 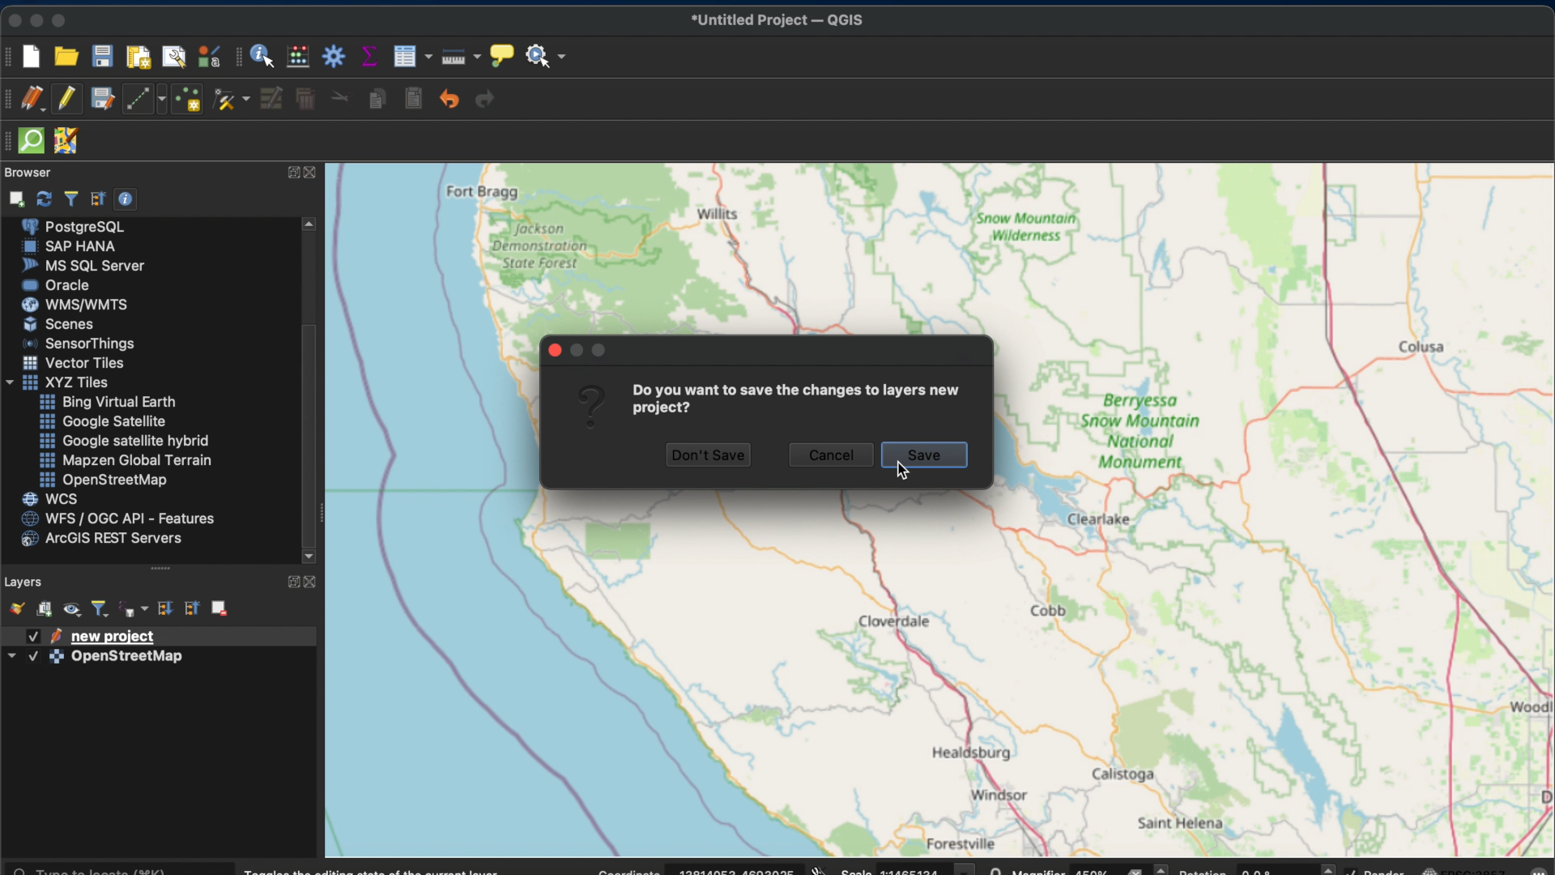 I want to click on SCROLLBAR, so click(x=313, y=392).